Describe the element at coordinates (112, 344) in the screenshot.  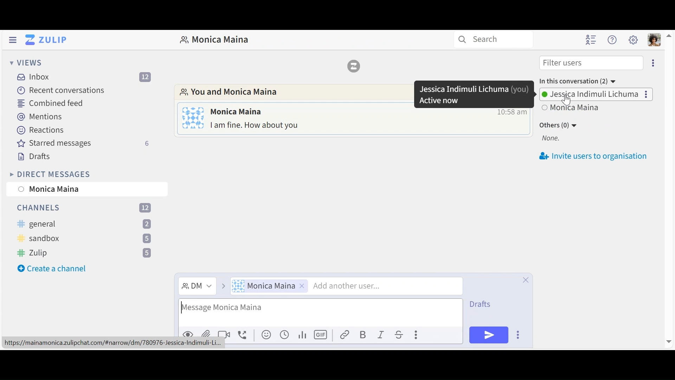
I see `url` at that location.